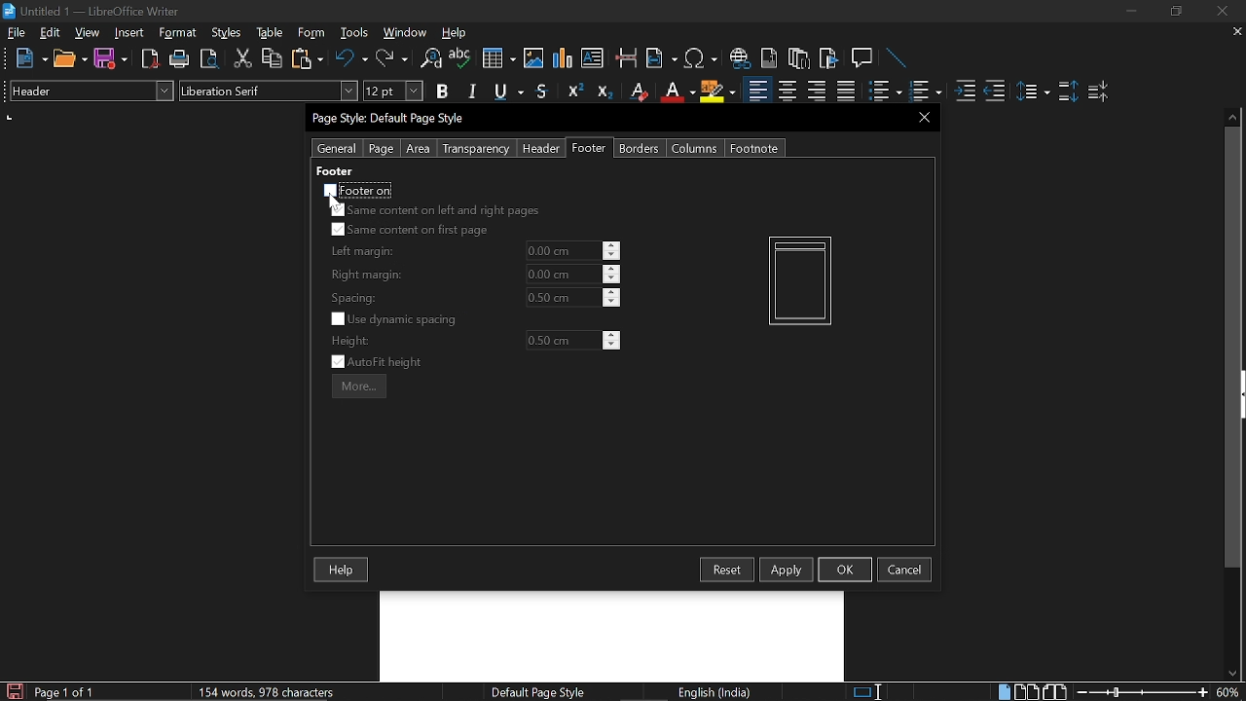  Describe the element at coordinates (456, 32) in the screenshot. I see `HElp` at that location.